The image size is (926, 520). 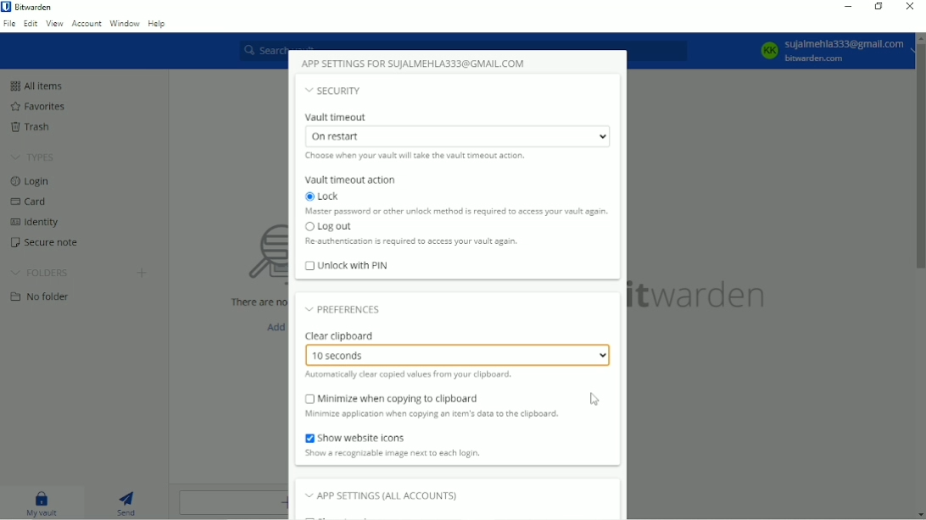 I want to click on Edit, so click(x=31, y=23).